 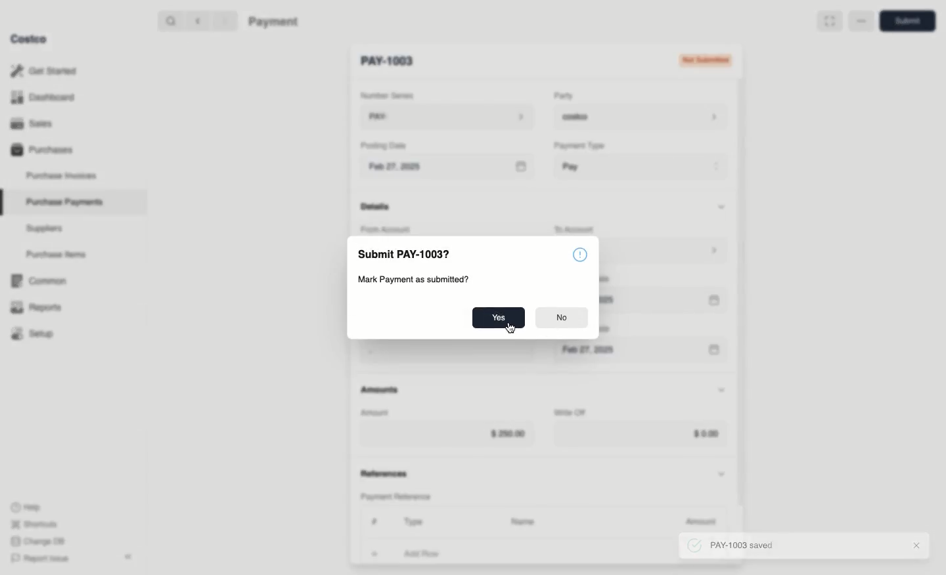 I want to click on Purchase Payments, so click(x=64, y=201).